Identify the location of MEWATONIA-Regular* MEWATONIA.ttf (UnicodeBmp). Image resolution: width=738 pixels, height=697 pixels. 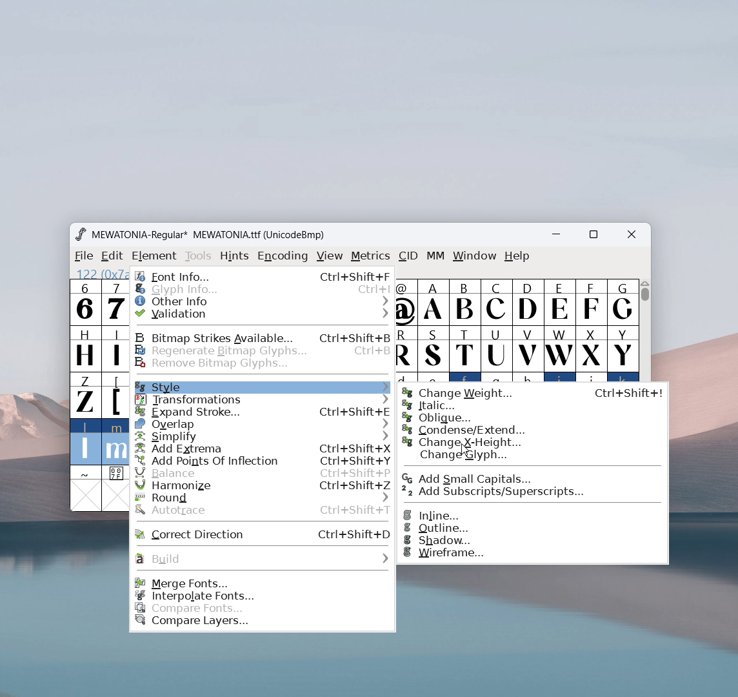
(210, 235).